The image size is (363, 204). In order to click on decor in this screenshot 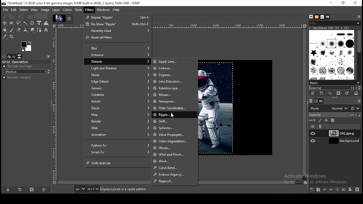, I will do `click(118, 108)`.